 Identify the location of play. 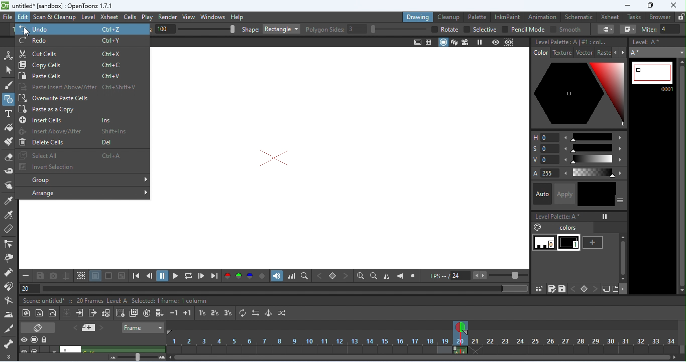
(147, 18).